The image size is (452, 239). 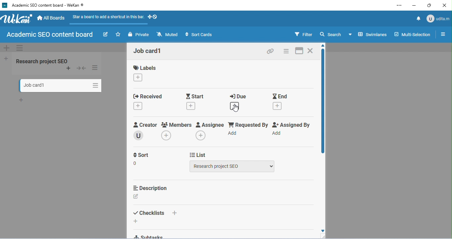 What do you see at coordinates (7, 59) in the screenshot?
I see `add list` at bounding box center [7, 59].